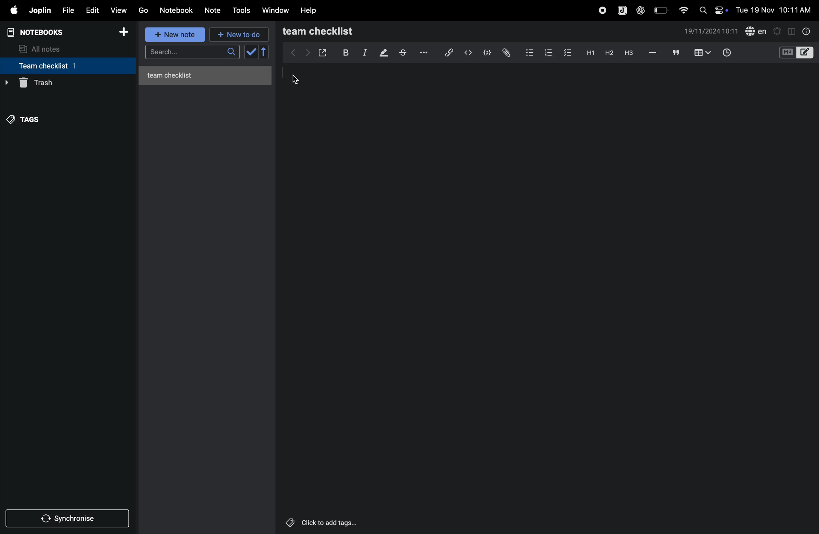  What do you see at coordinates (702, 10) in the screenshot?
I see `search` at bounding box center [702, 10].